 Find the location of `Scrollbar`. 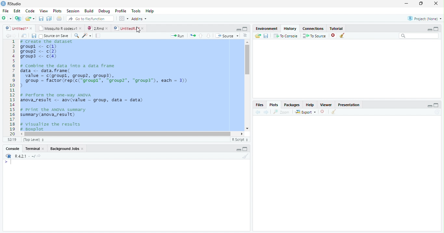

Scrollbar is located at coordinates (133, 133).